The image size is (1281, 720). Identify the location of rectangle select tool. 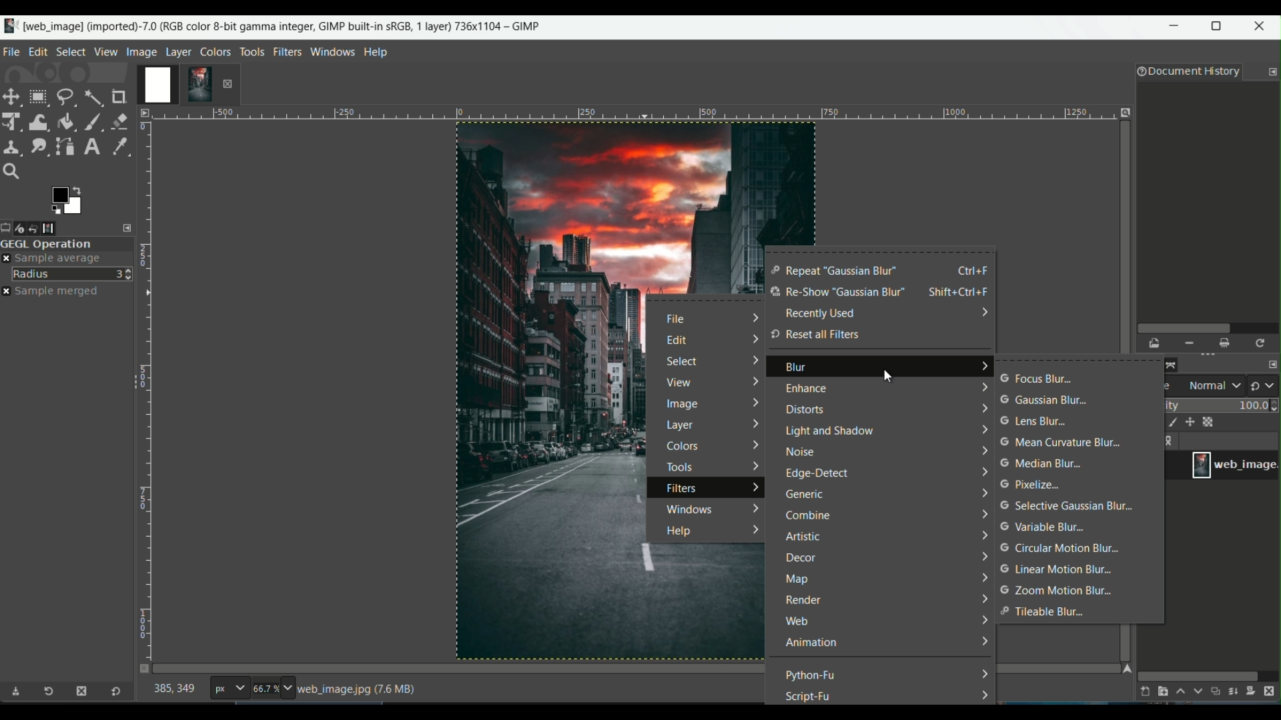
(37, 97).